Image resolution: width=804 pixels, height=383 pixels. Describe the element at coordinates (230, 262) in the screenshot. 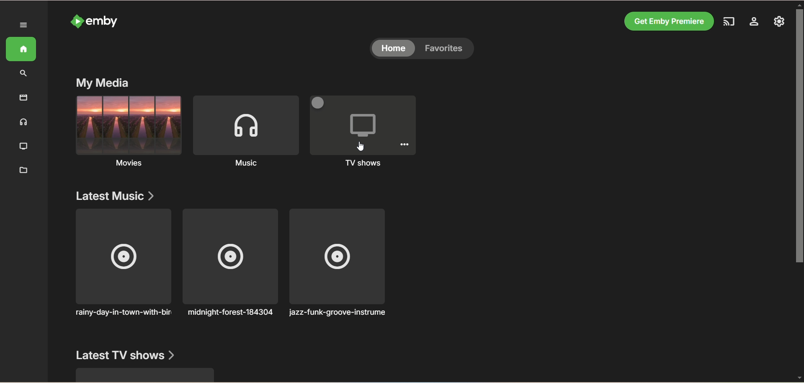

I see `midnight-forest-184304` at that location.